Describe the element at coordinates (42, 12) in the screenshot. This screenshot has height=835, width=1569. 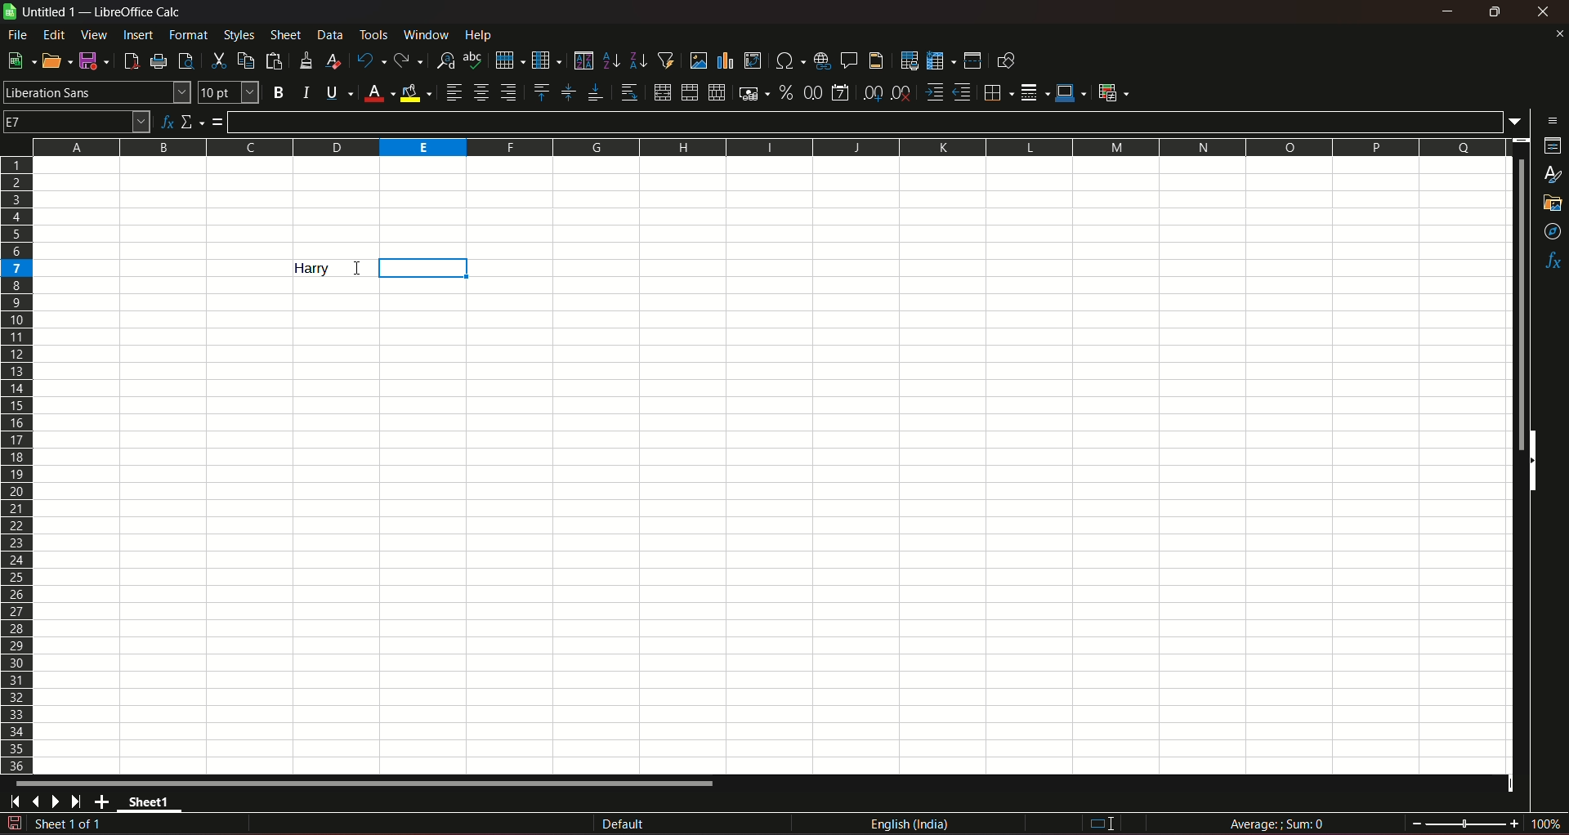
I see `sheet name` at that location.